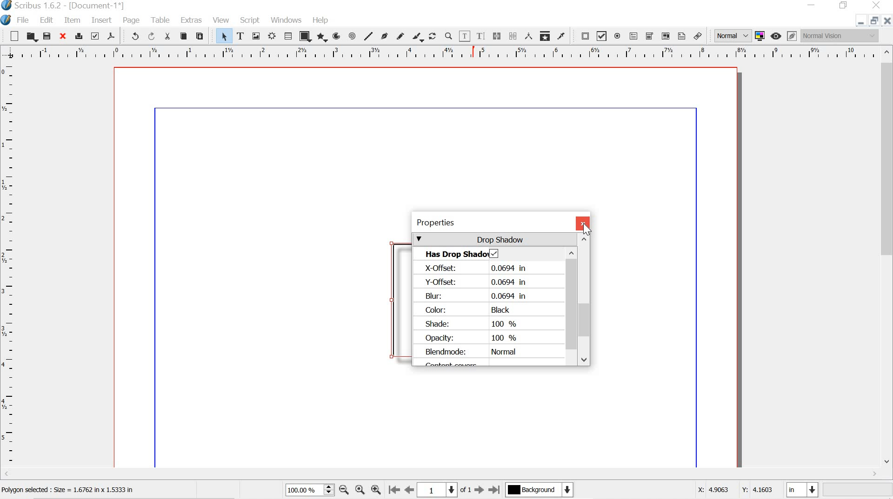 This screenshot has width=893, height=499. I want to click on zoom out, so click(344, 491).